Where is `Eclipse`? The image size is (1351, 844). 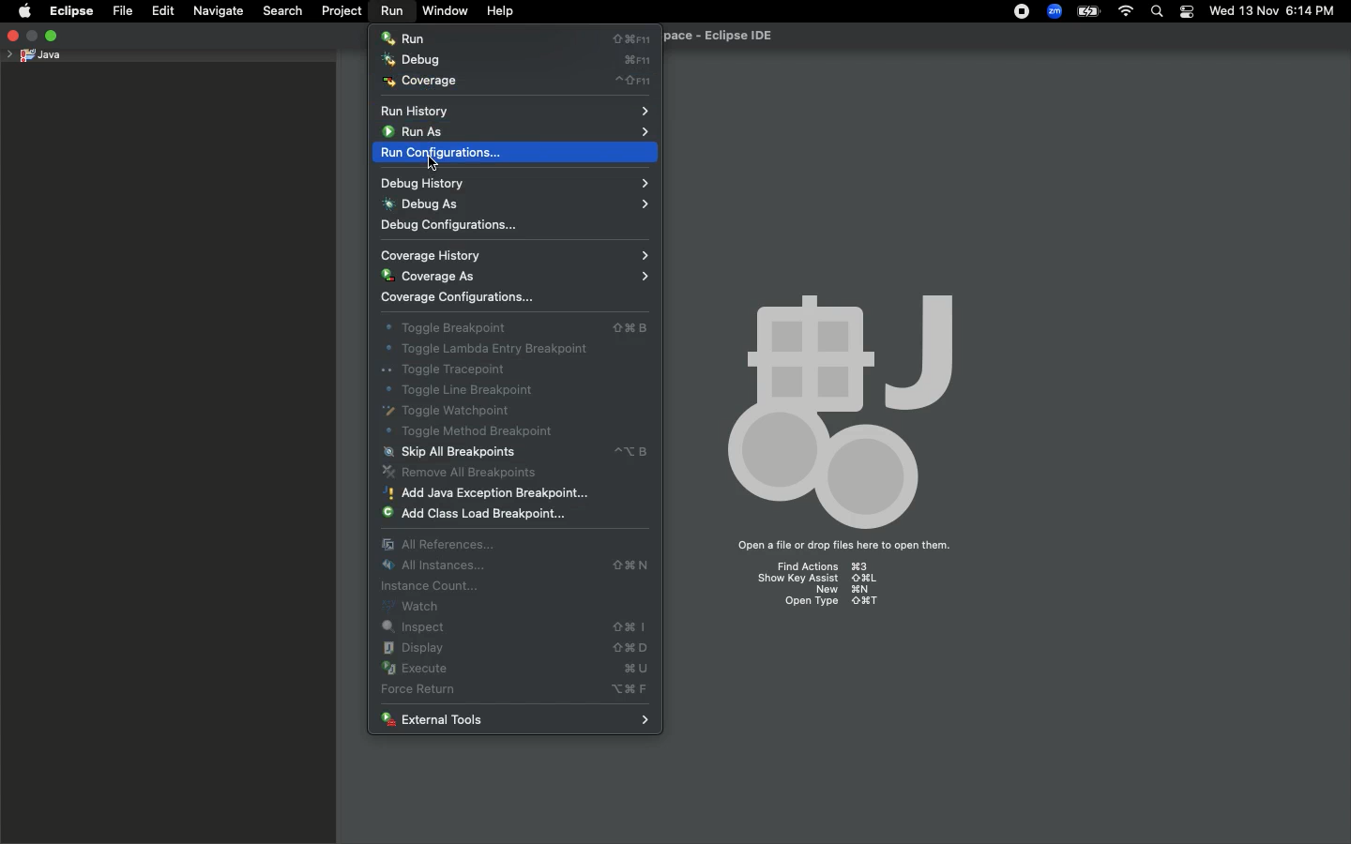
Eclipse is located at coordinates (69, 11).